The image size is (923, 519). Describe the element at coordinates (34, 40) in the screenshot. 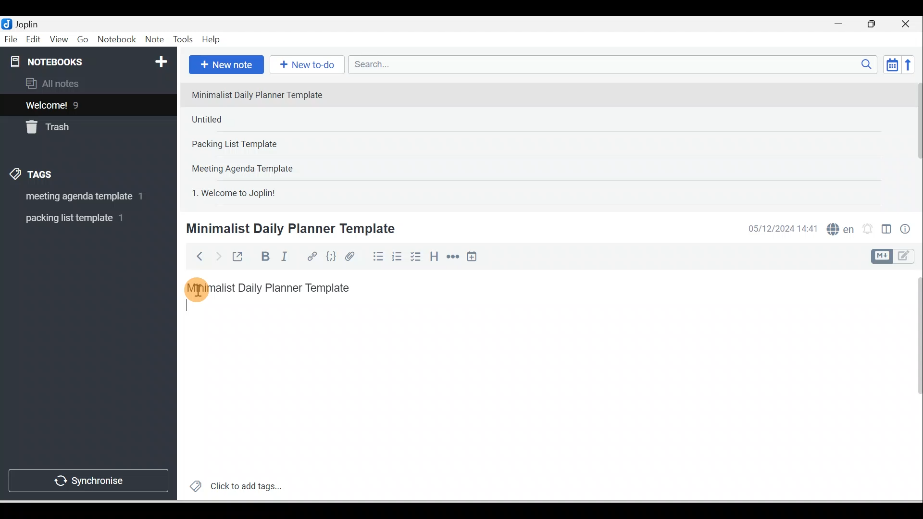

I see `Edit` at that location.